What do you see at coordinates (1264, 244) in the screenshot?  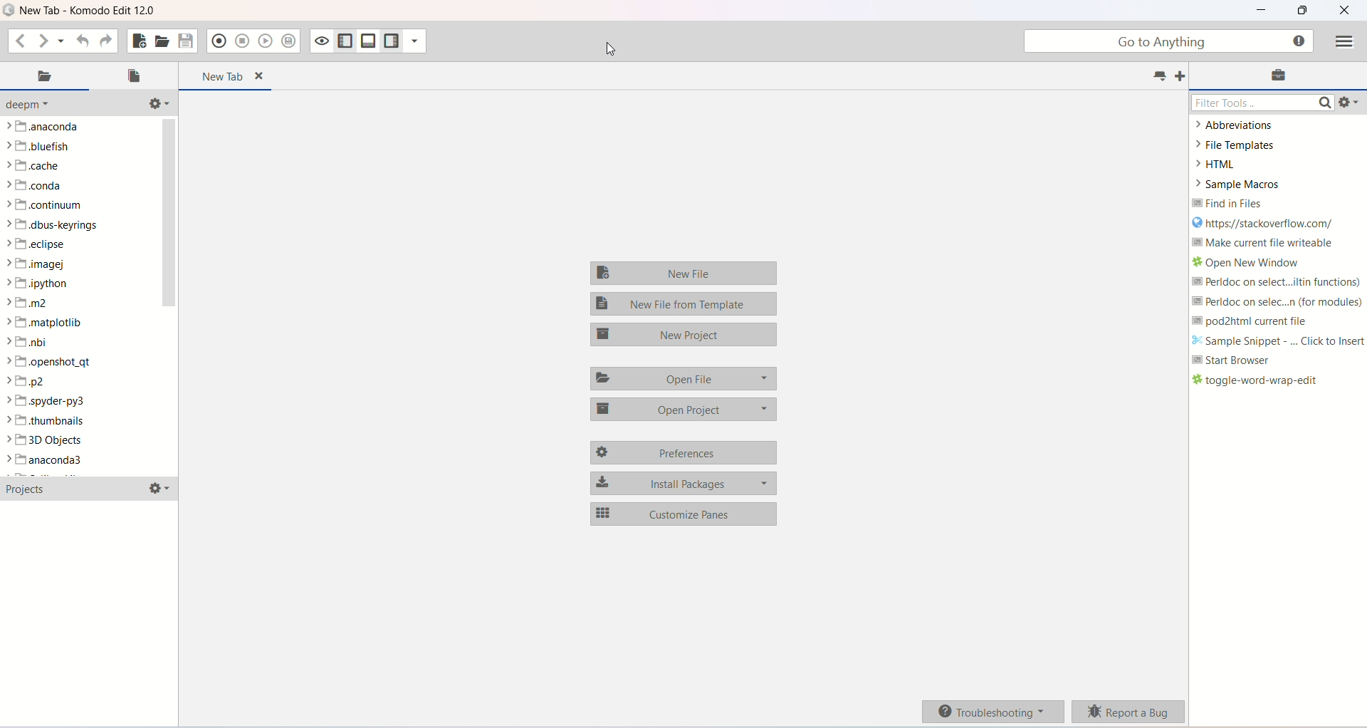 I see `make current file writeable` at bounding box center [1264, 244].